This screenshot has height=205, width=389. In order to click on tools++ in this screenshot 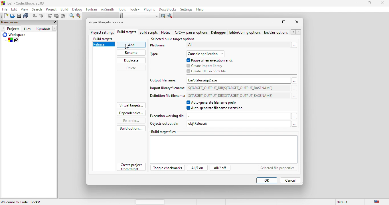, I will do `click(135, 9)`.